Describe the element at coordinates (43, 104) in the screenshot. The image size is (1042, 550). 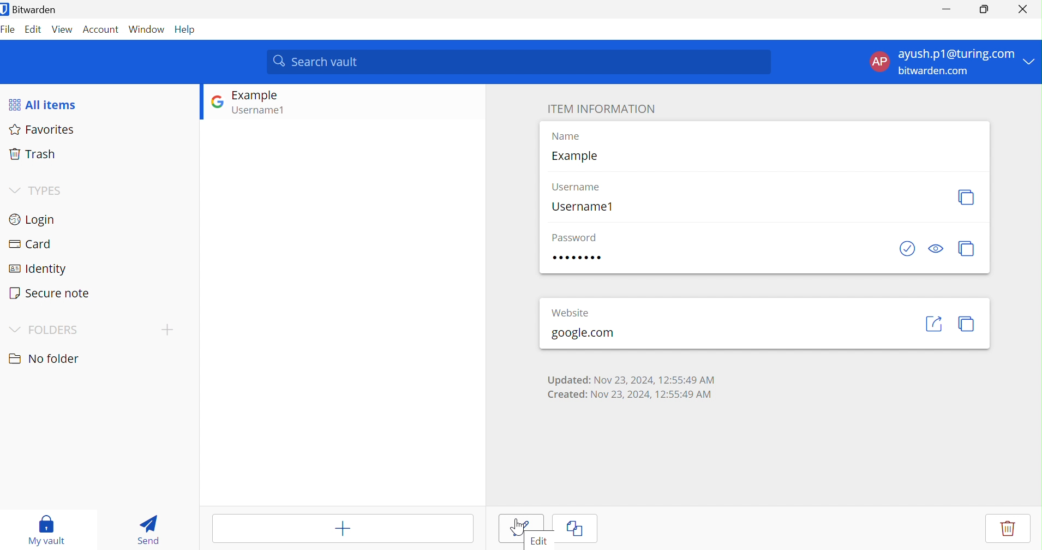
I see `All items` at that location.